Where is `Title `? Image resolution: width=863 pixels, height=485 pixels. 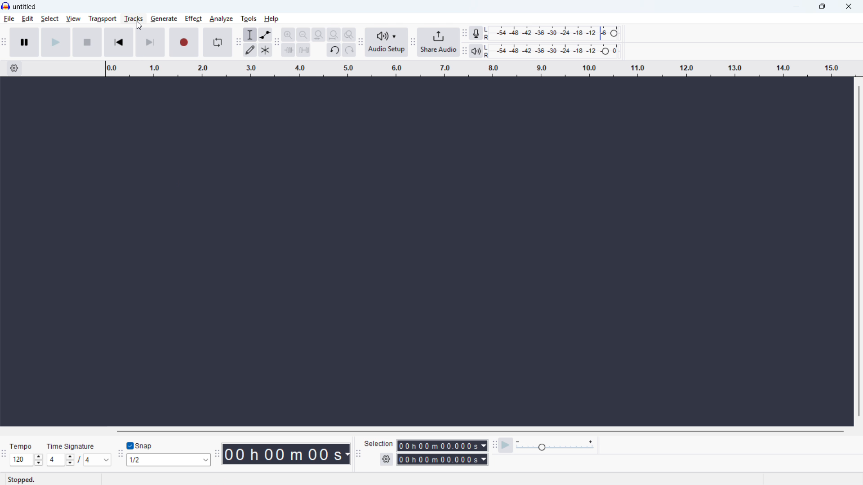
Title  is located at coordinates (25, 7).